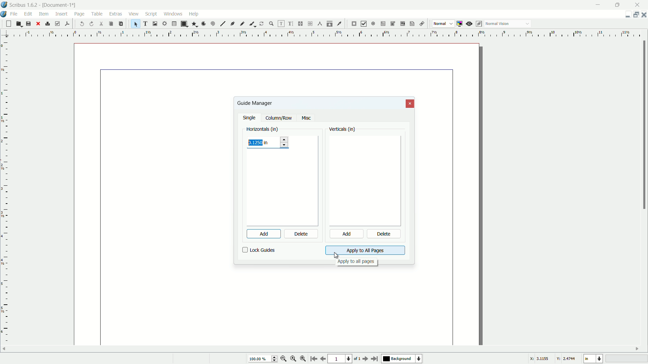 The image size is (648, 364). I want to click on text annotation, so click(411, 24).